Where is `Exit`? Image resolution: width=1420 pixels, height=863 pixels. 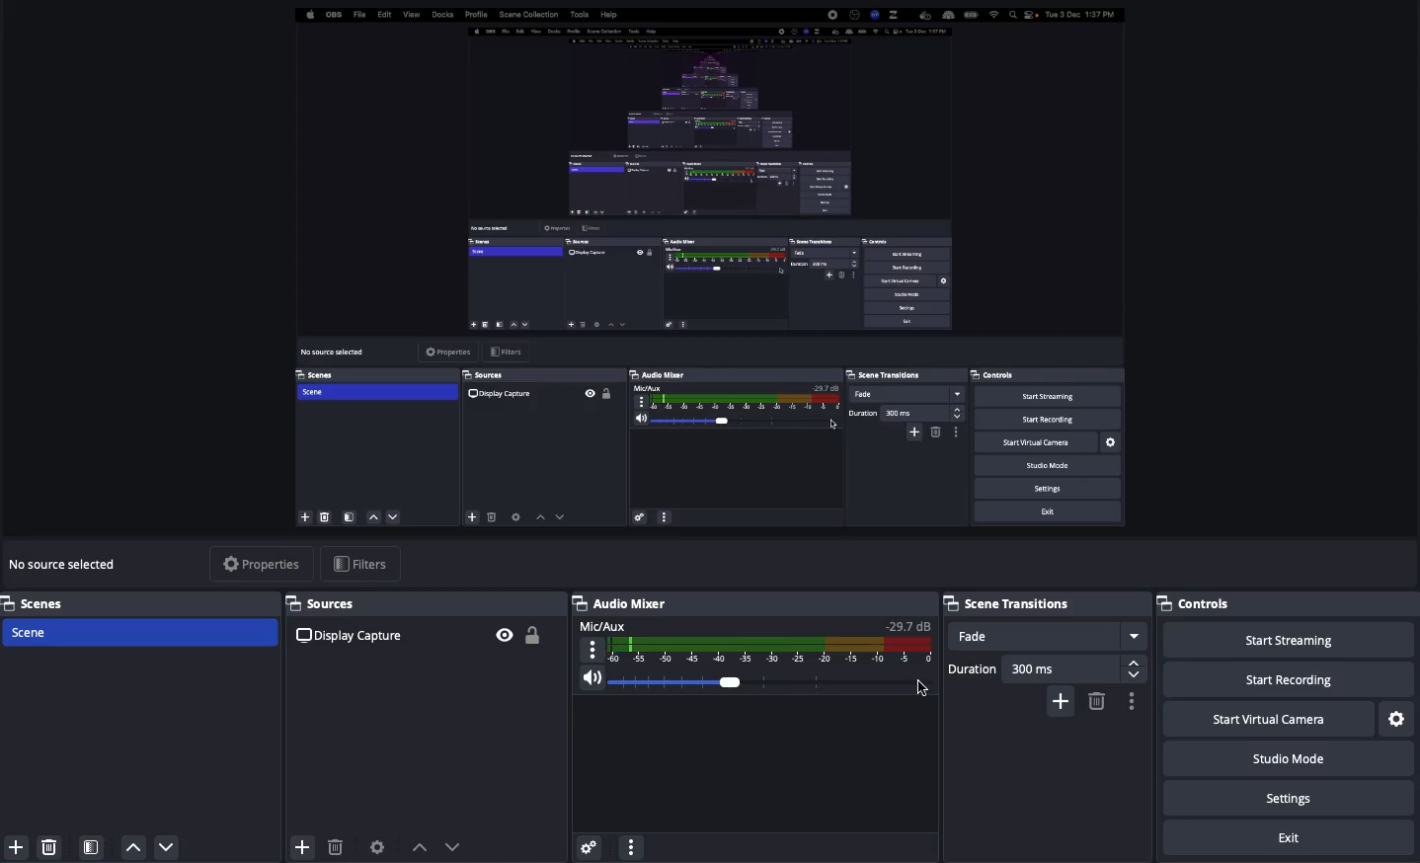 Exit is located at coordinates (1292, 838).